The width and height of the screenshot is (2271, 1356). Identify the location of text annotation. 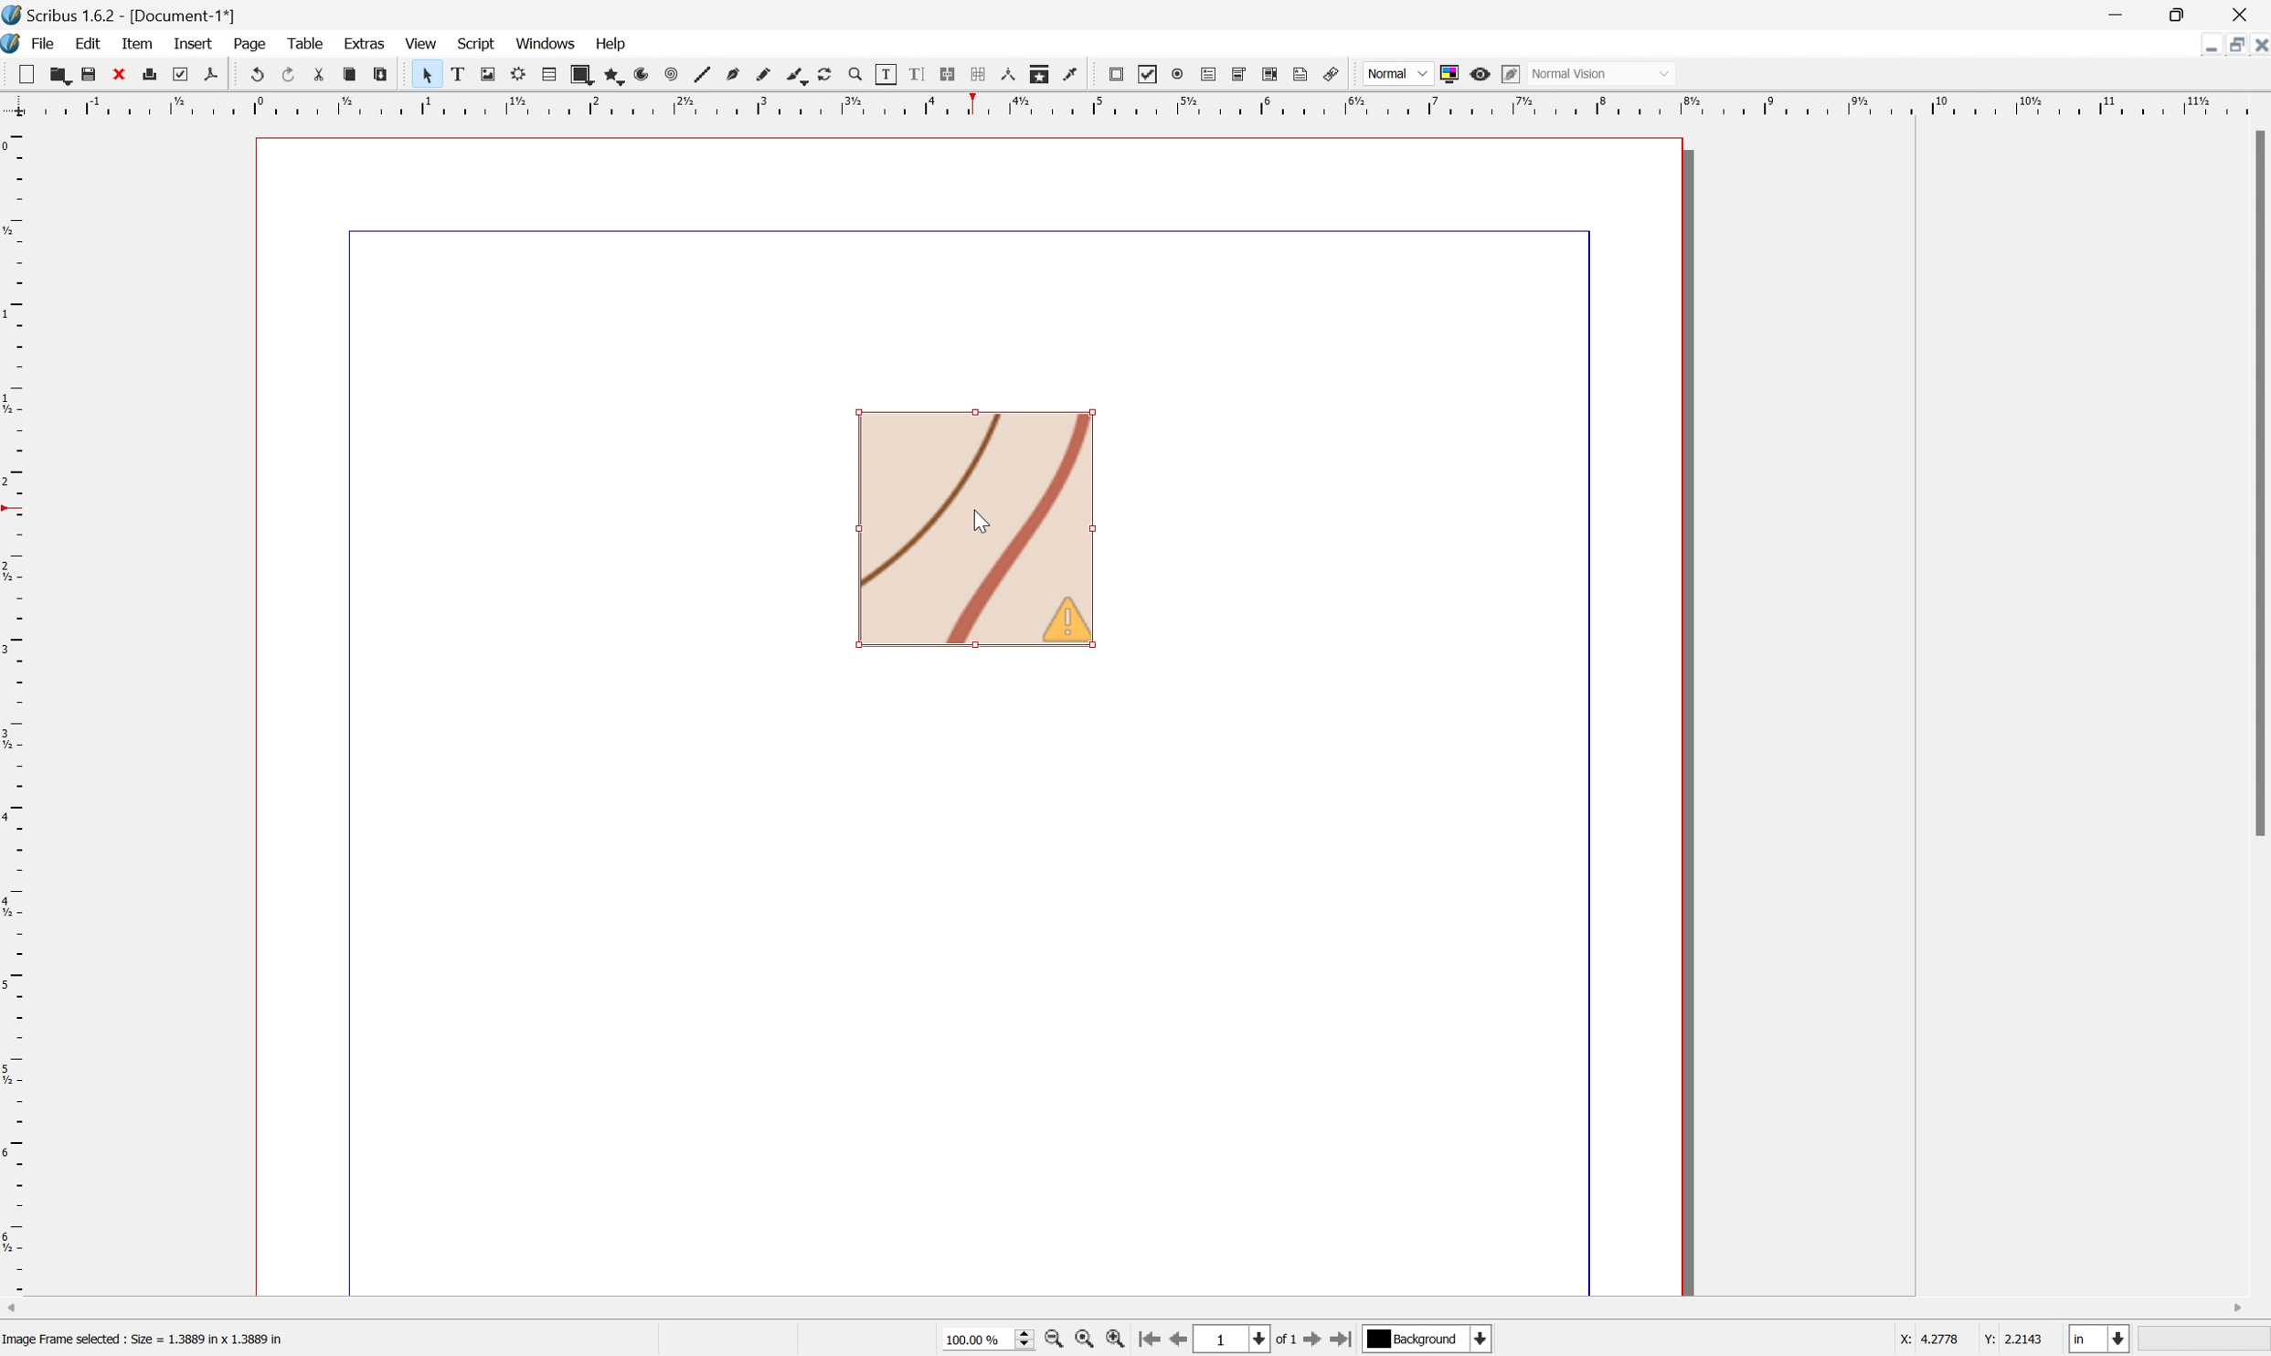
(1303, 74).